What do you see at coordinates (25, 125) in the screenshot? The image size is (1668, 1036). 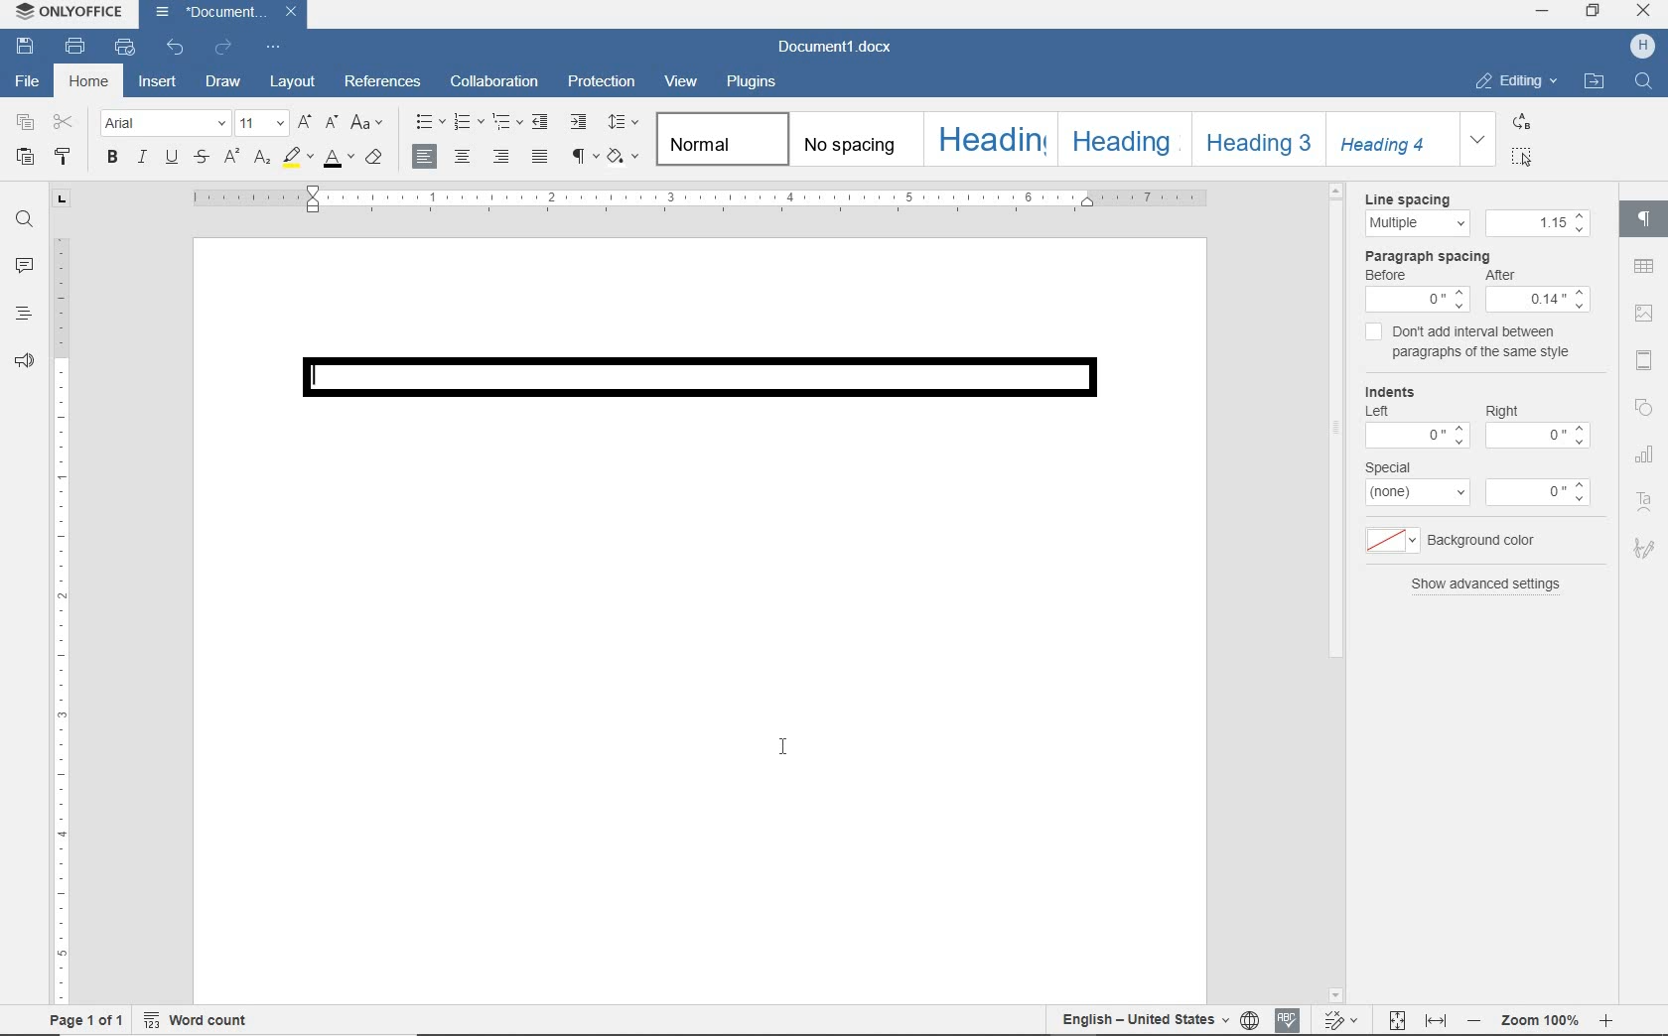 I see `copy` at bounding box center [25, 125].